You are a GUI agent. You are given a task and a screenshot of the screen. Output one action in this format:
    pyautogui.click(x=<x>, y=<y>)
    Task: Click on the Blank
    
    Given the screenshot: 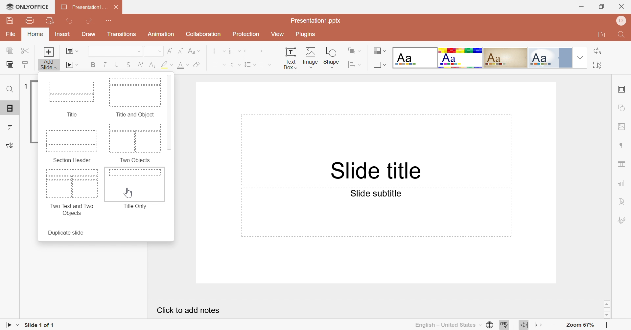 What is the action you would take?
    pyautogui.click(x=415, y=58)
    